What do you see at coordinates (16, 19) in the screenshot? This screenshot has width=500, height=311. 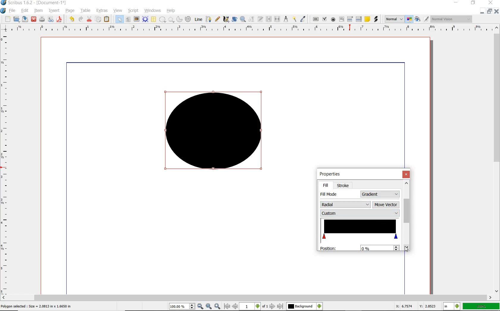 I see `OPEN` at bounding box center [16, 19].